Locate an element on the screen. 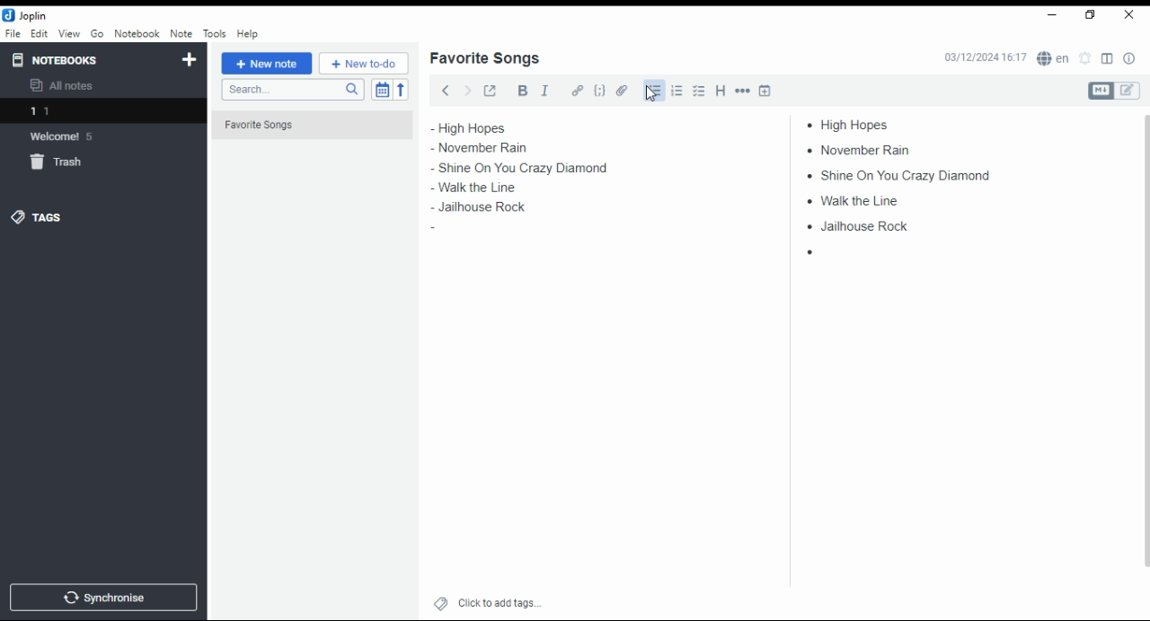 This screenshot has height=621, width=1150. reverse sort order is located at coordinates (401, 90).